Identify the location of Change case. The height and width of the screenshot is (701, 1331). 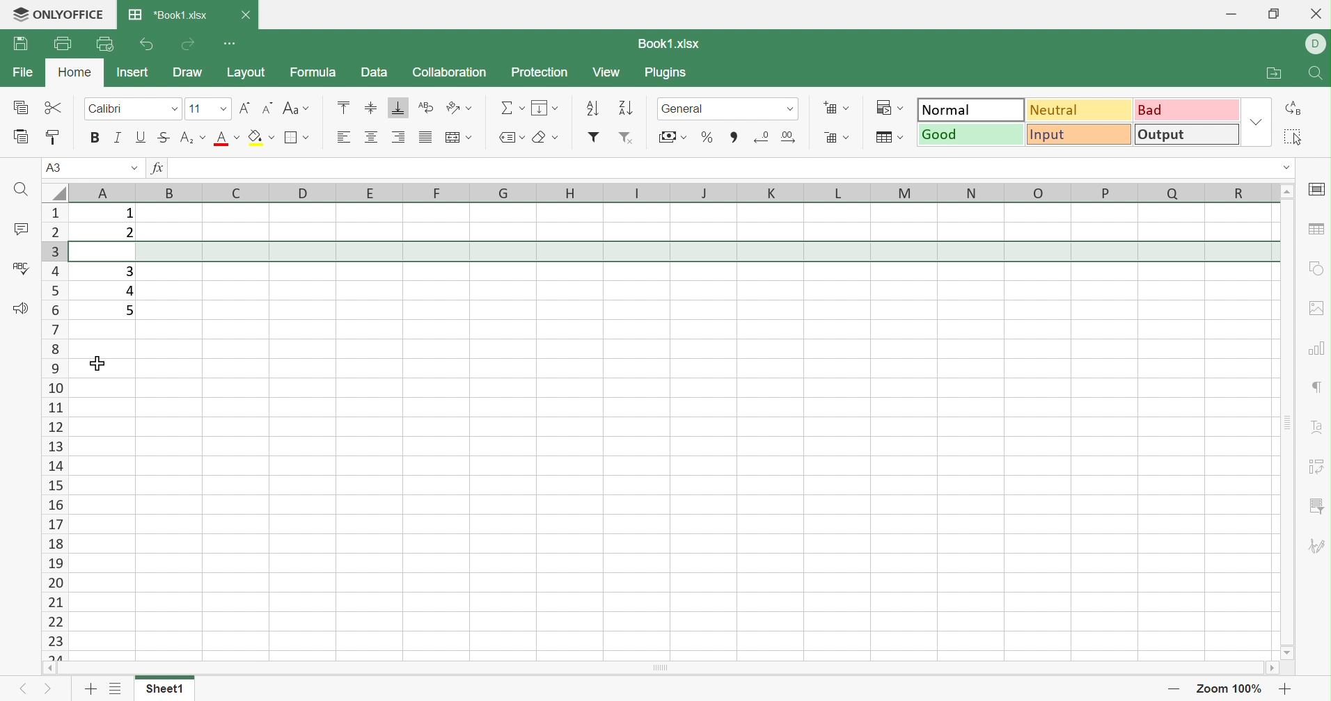
(289, 106).